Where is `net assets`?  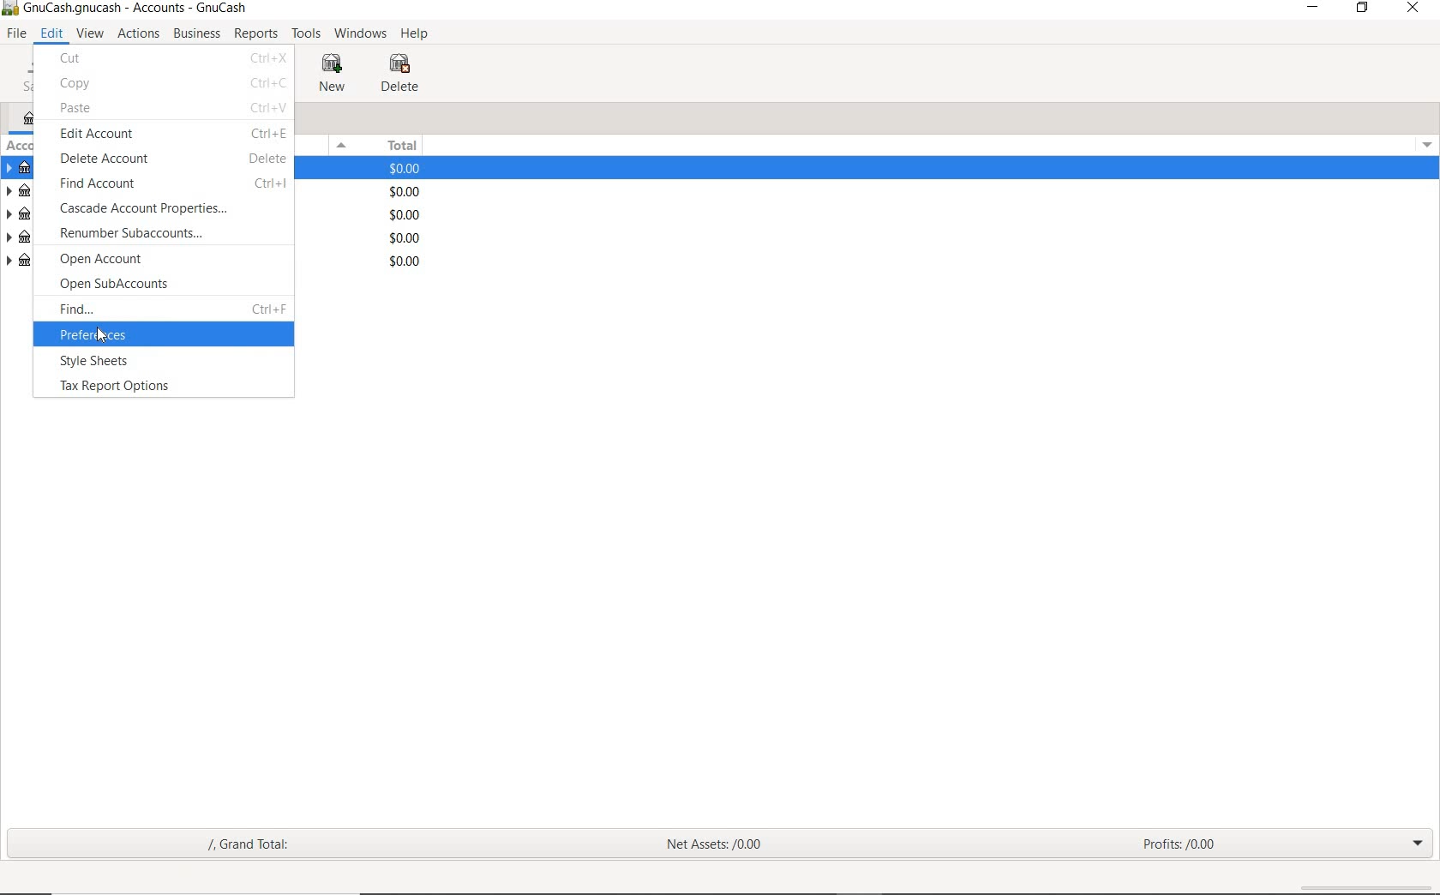
net assets is located at coordinates (711, 844).